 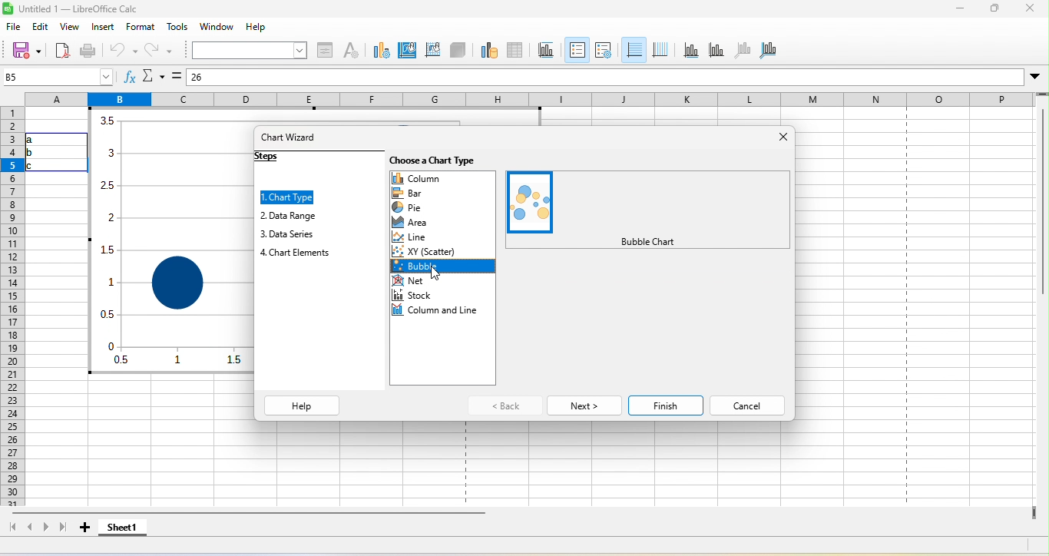 What do you see at coordinates (223, 78) in the screenshot?
I see `26` at bounding box center [223, 78].